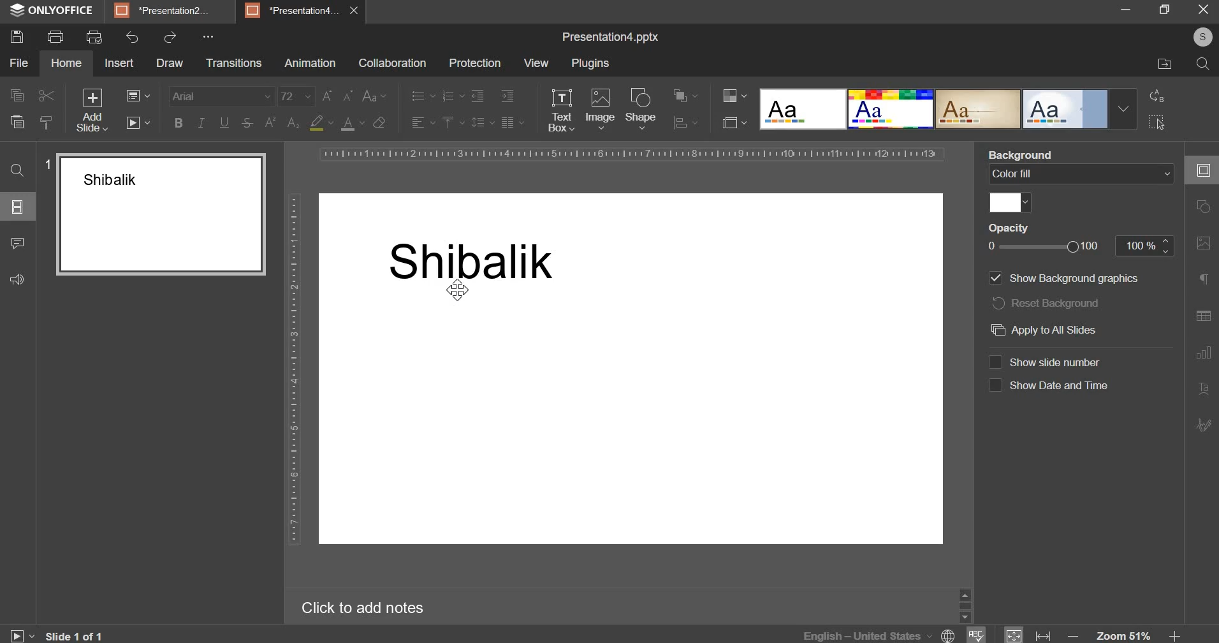  I want to click on bold, so click(179, 122).